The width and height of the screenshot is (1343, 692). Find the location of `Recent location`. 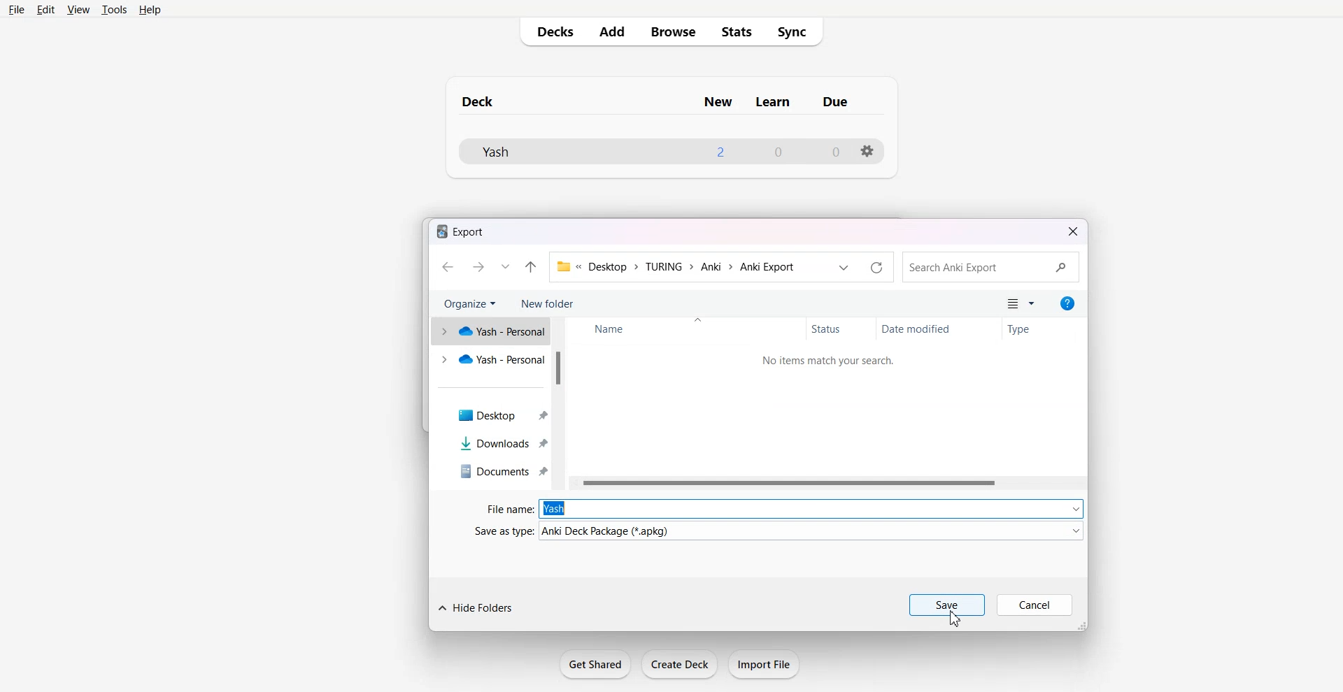

Recent location is located at coordinates (844, 268).